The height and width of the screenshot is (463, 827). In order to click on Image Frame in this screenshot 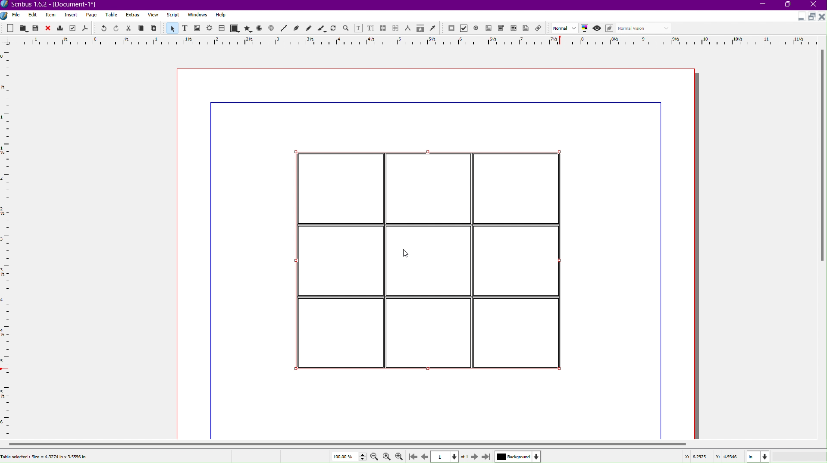, I will do `click(197, 28)`.